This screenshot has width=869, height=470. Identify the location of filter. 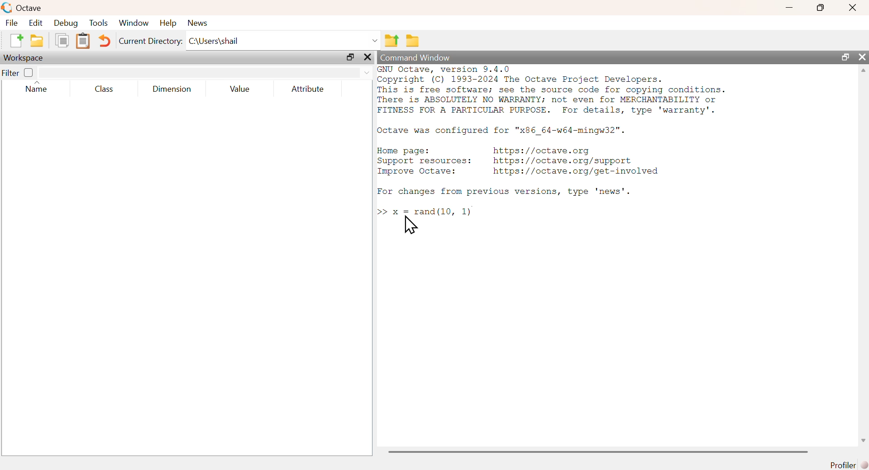
(205, 73).